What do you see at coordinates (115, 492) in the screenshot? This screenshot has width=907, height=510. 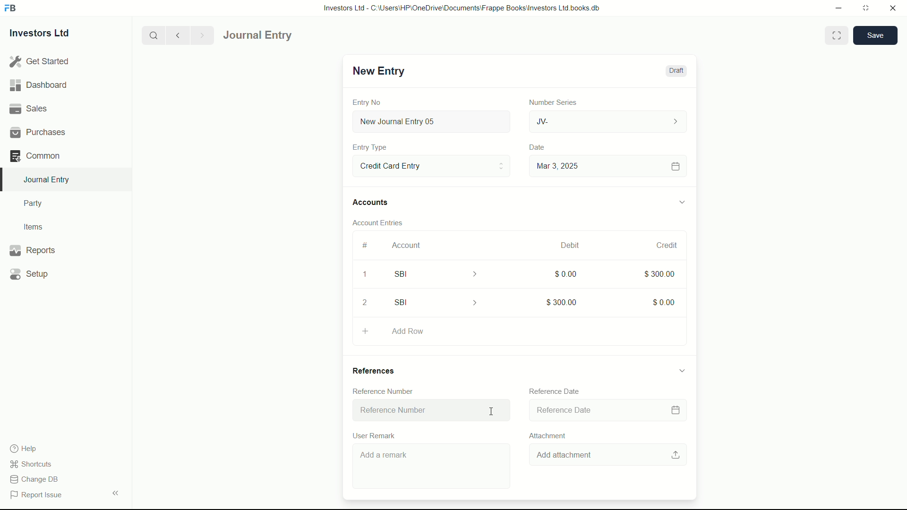 I see `expand/collapse` at bounding box center [115, 492].